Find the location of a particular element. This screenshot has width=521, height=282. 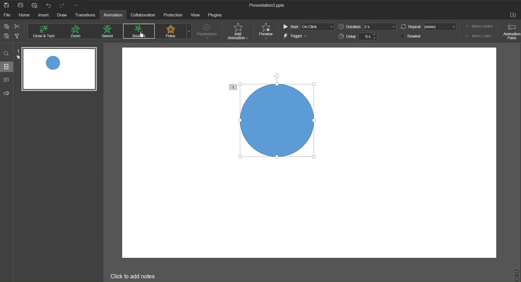

Animations is located at coordinates (77, 31).